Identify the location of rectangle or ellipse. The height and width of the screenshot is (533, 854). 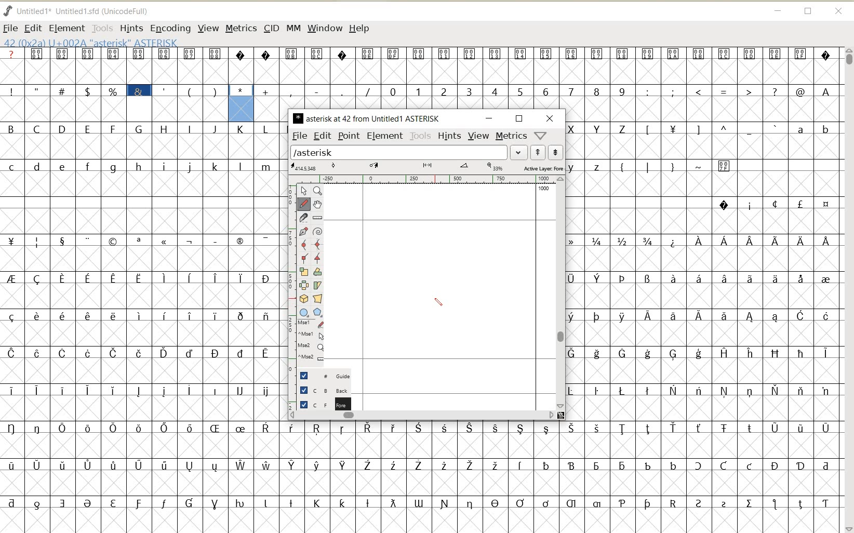
(303, 313).